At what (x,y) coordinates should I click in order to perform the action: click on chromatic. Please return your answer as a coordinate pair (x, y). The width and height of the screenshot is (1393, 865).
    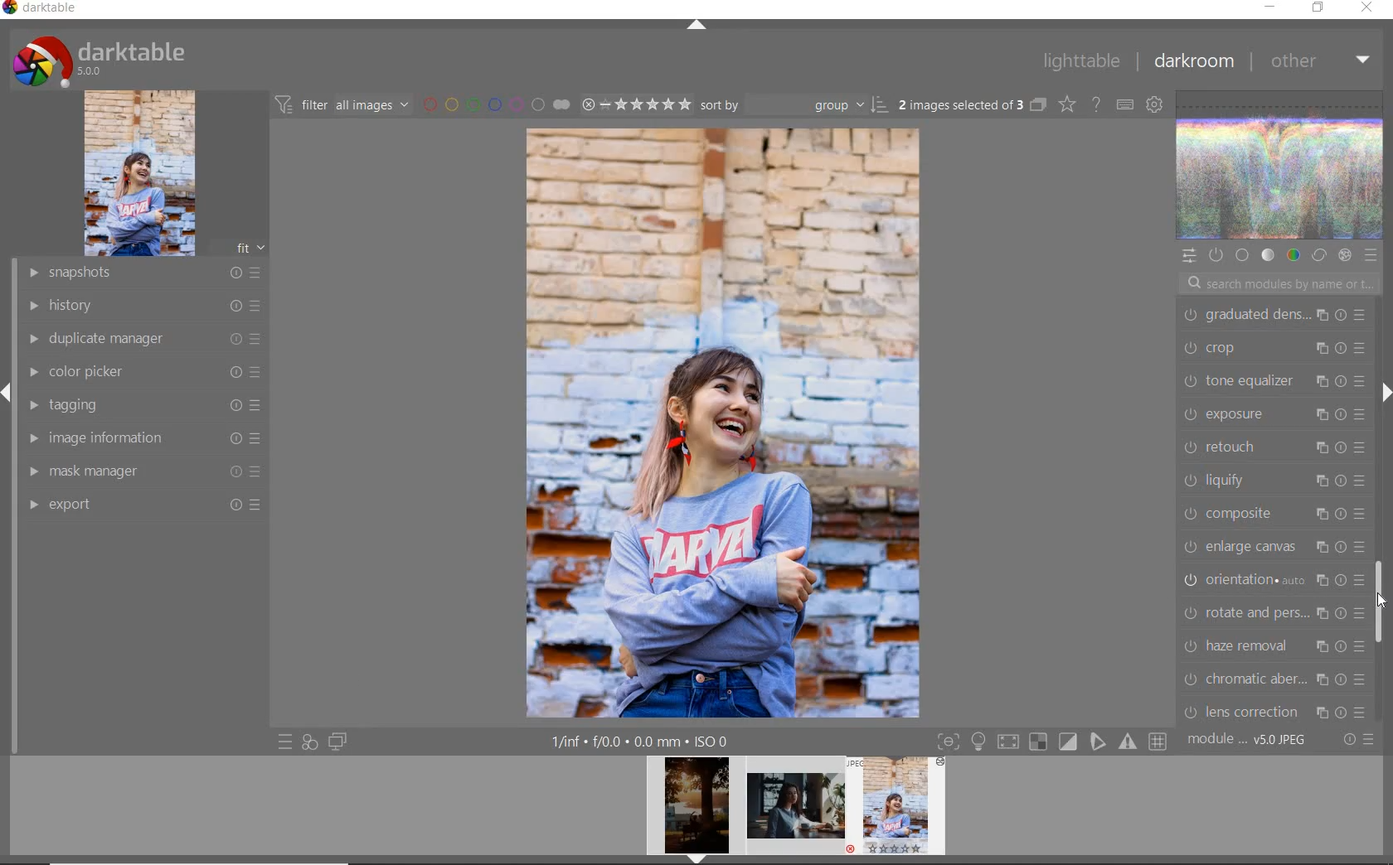
    Looking at the image, I should click on (1274, 679).